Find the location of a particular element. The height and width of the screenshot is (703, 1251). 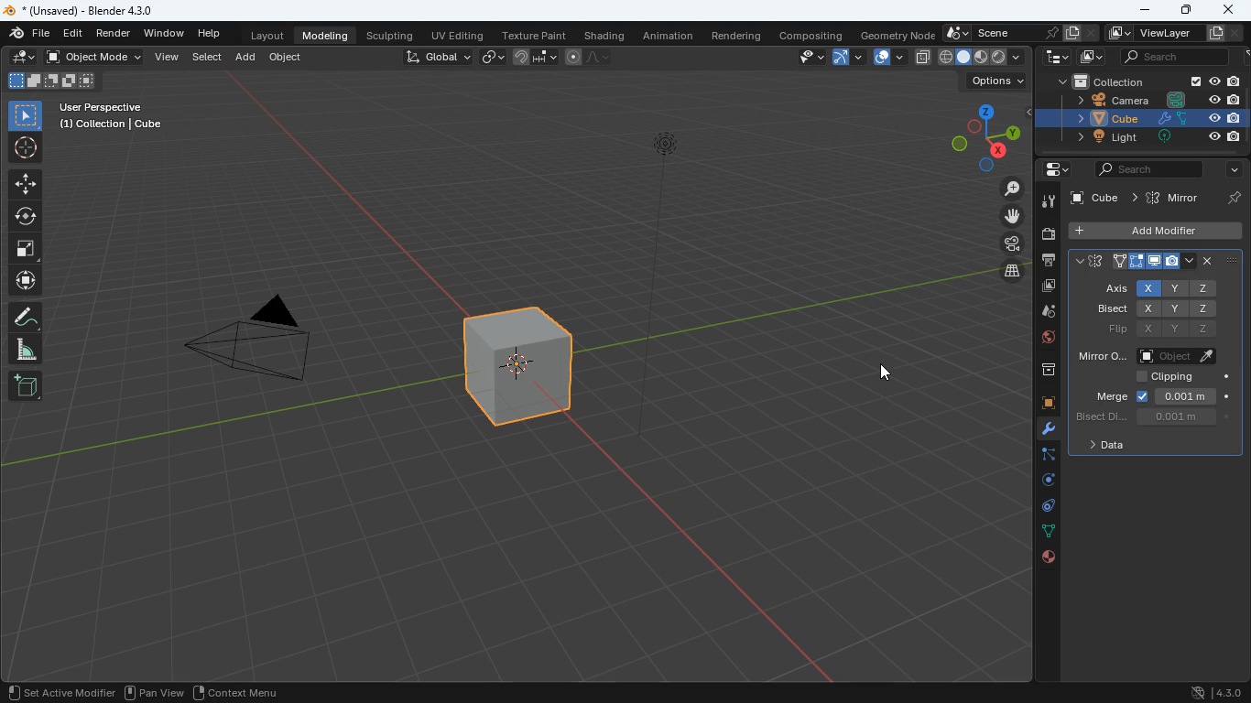

settings is located at coordinates (1052, 169).